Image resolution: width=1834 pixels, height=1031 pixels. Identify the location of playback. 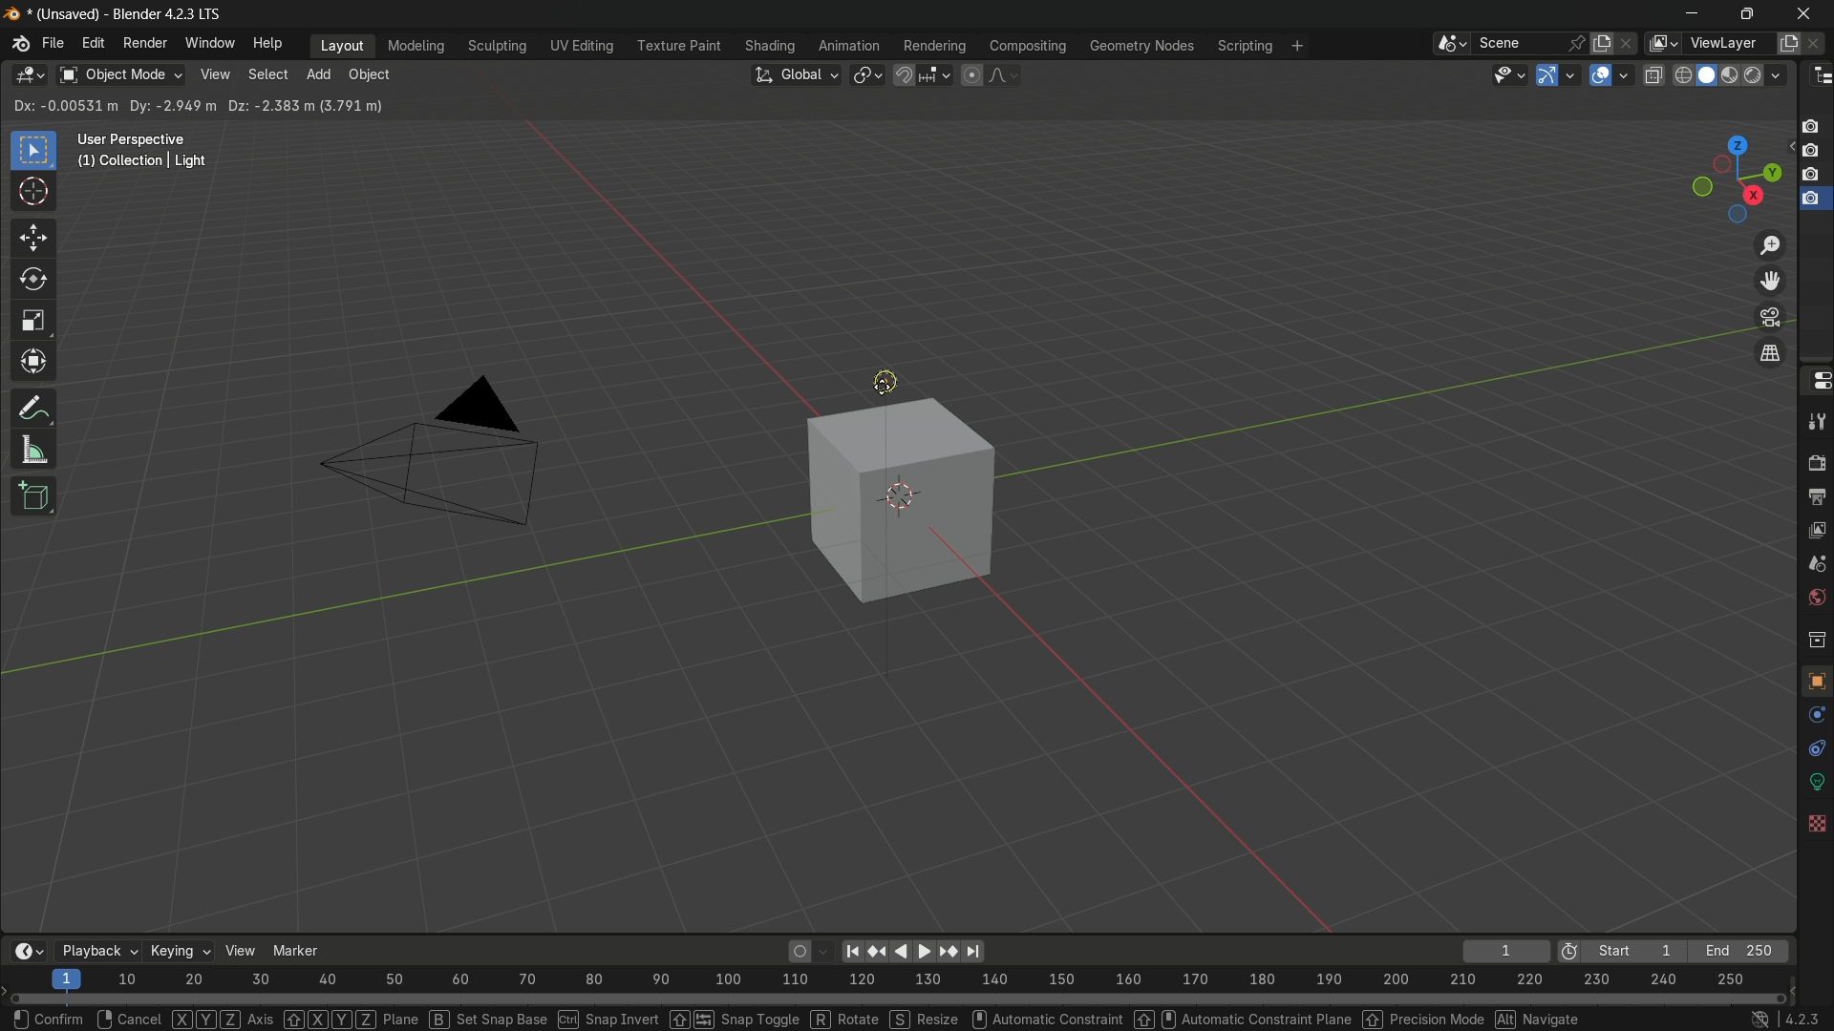
(96, 951).